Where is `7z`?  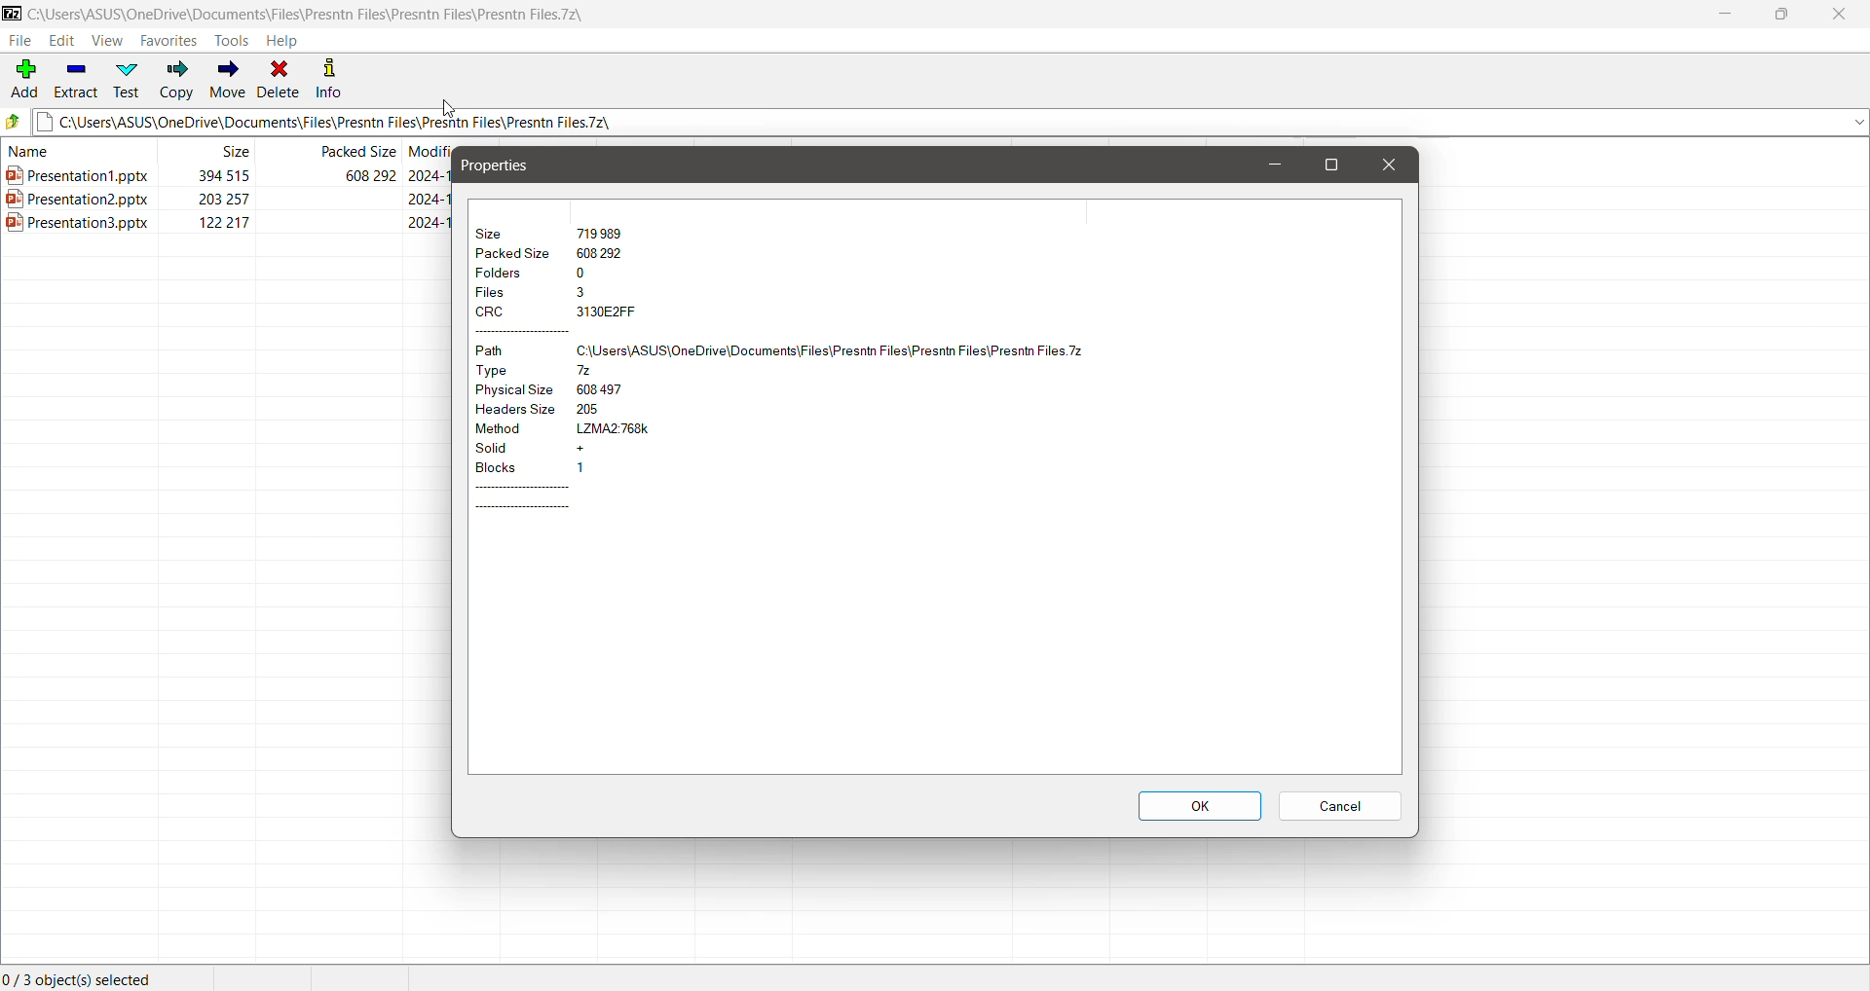
7z is located at coordinates (586, 368).